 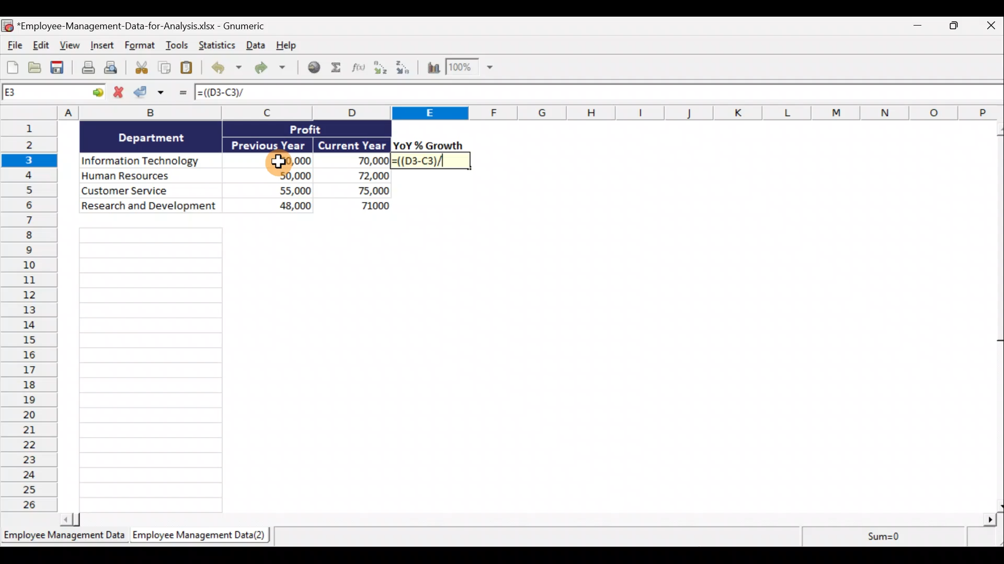 What do you see at coordinates (957, 26) in the screenshot?
I see `Maximise` at bounding box center [957, 26].